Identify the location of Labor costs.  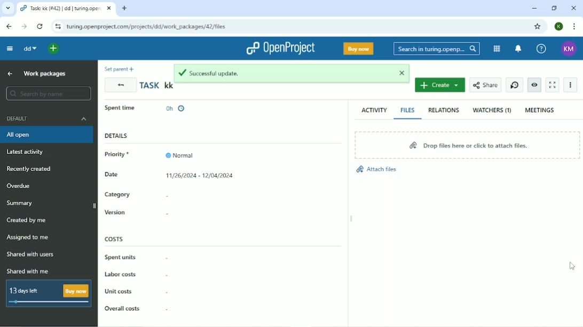
(135, 275).